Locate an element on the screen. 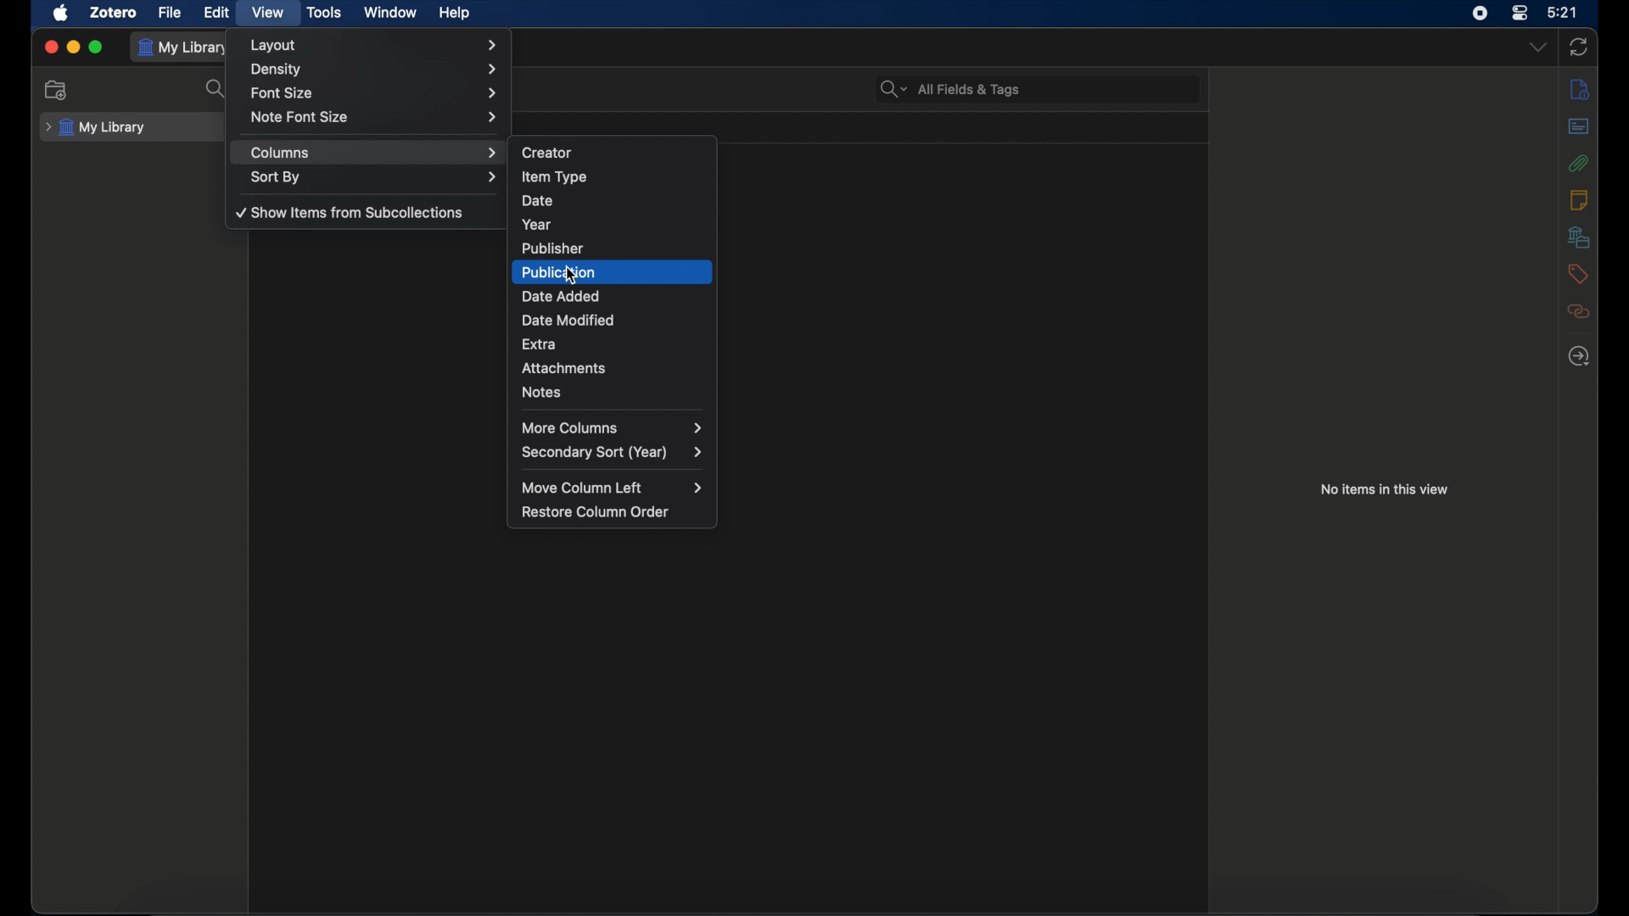 The width and height of the screenshot is (1629, 916). file is located at coordinates (171, 14).